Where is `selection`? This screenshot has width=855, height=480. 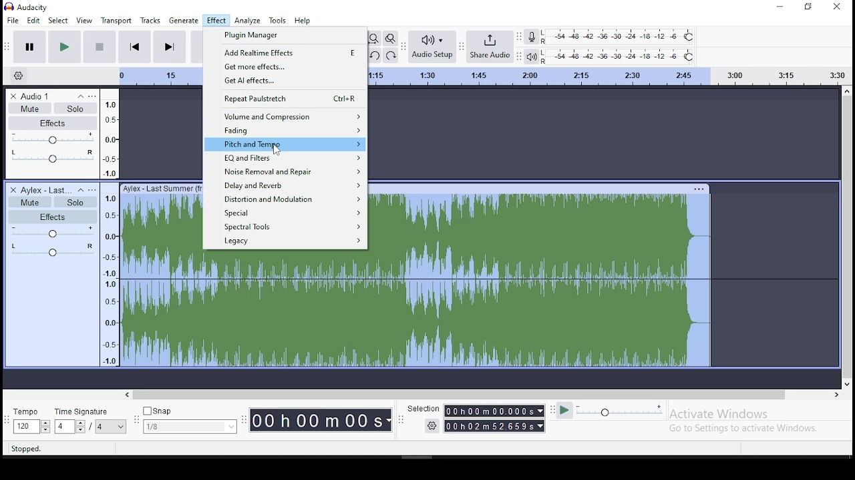 selection is located at coordinates (476, 418).